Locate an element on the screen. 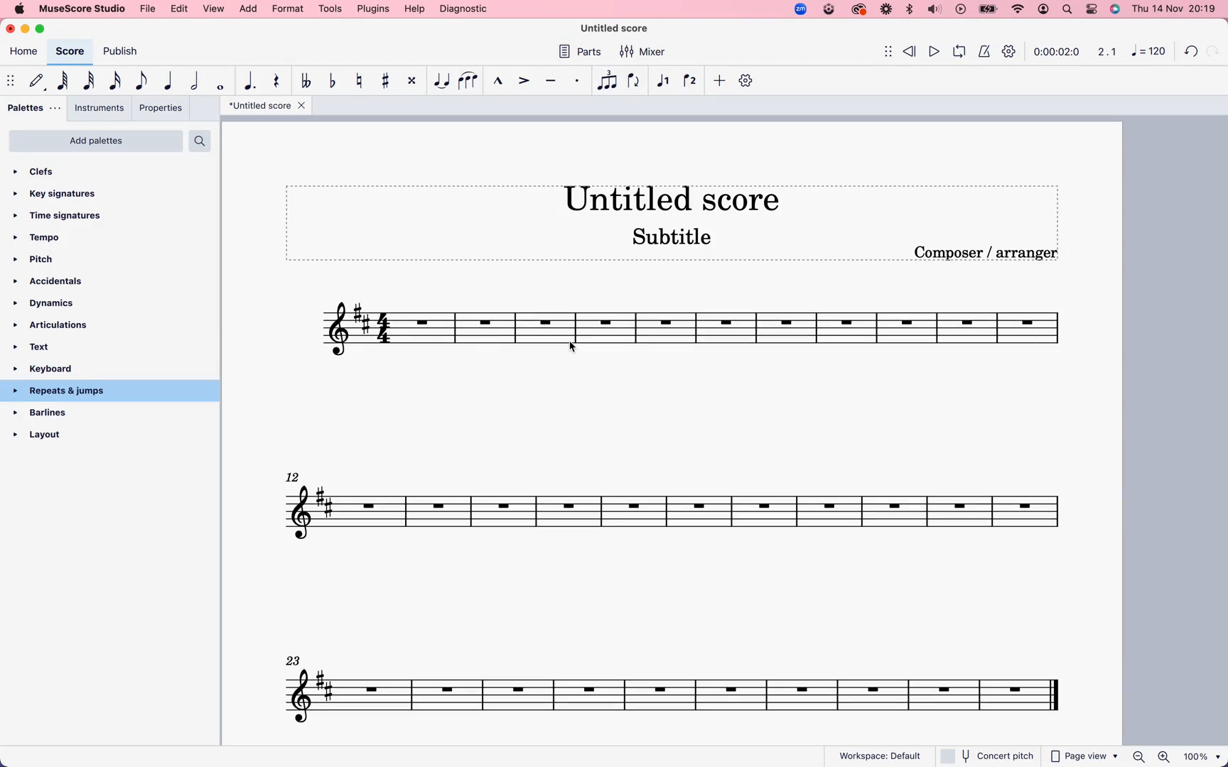 The width and height of the screenshot is (1228, 767). tie is located at coordinates (441, 81).